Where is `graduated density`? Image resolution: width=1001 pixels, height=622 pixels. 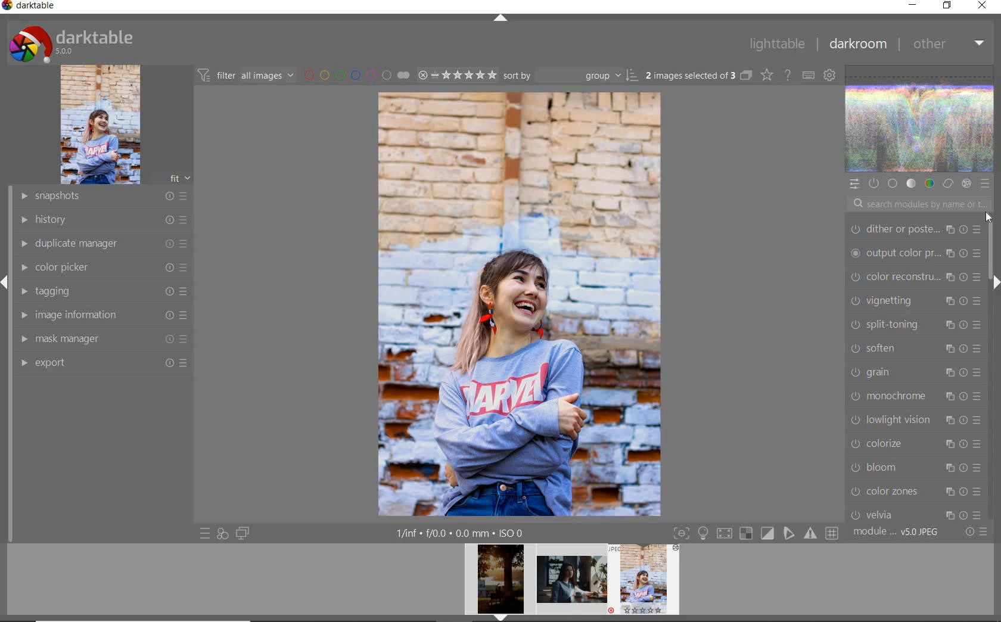
graduated density is located at coordinates (918, 227).